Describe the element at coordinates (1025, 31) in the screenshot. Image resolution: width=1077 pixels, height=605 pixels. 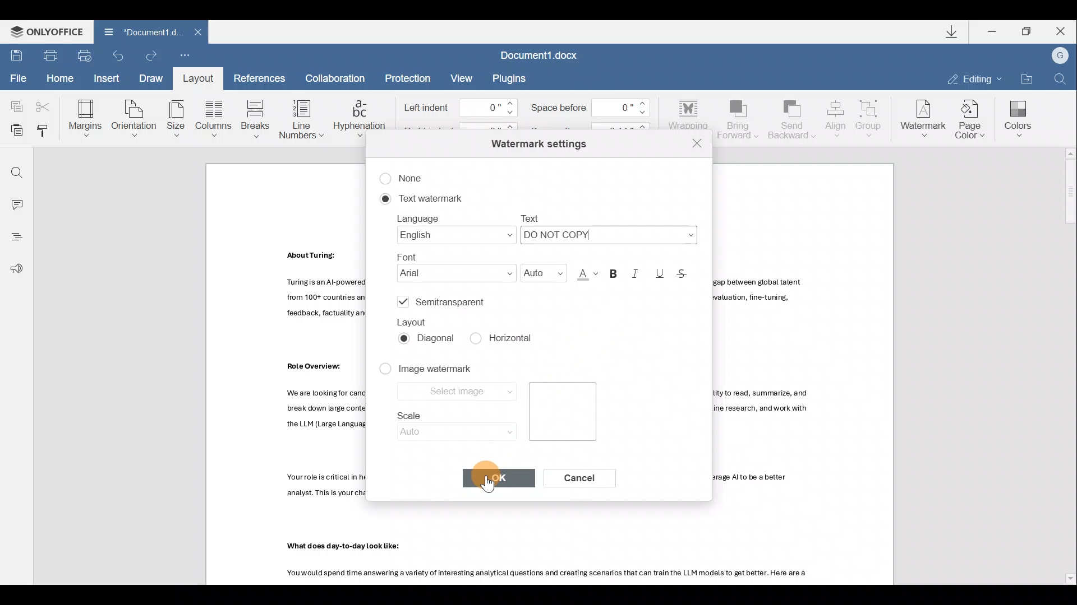
I see `Maximize` at that location.